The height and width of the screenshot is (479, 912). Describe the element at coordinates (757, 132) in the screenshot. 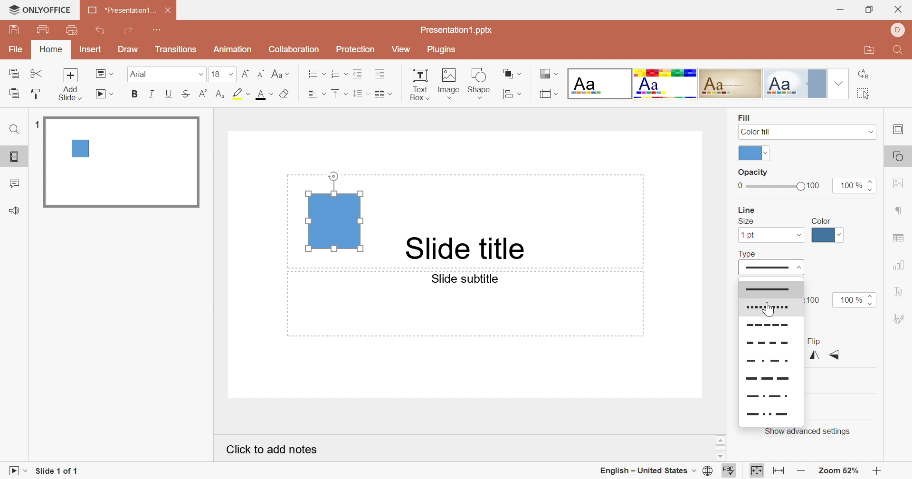

I see `Color fill` at that location.